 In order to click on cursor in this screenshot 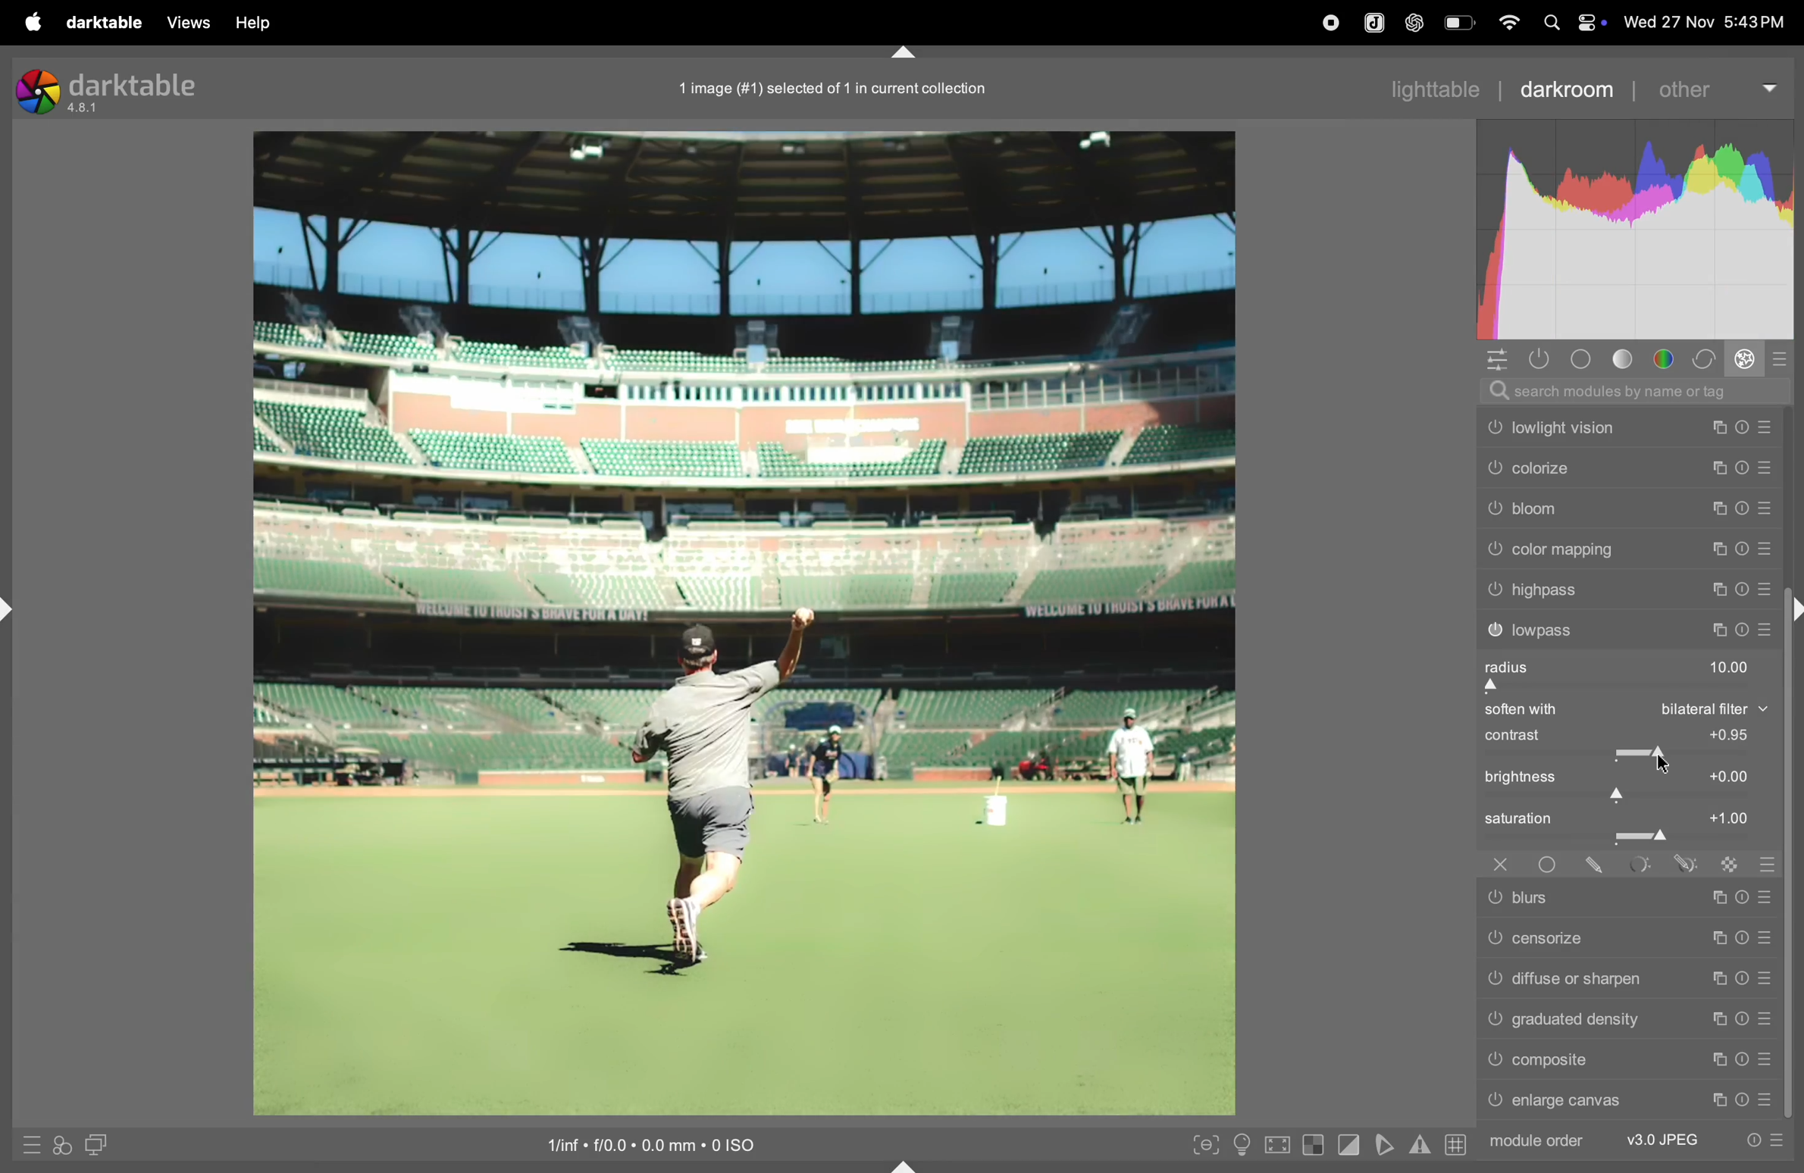, I will do `click(1667, 760)`.